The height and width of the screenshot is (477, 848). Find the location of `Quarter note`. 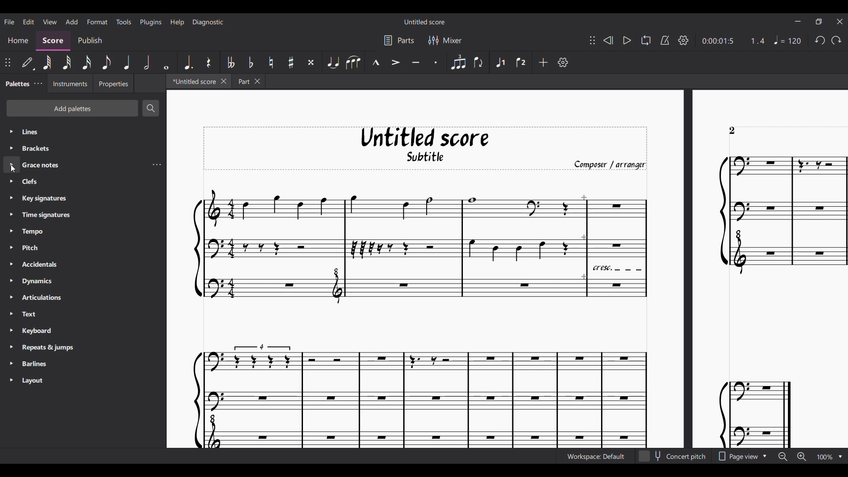

Quarter note is located at coordinates (127, 62).